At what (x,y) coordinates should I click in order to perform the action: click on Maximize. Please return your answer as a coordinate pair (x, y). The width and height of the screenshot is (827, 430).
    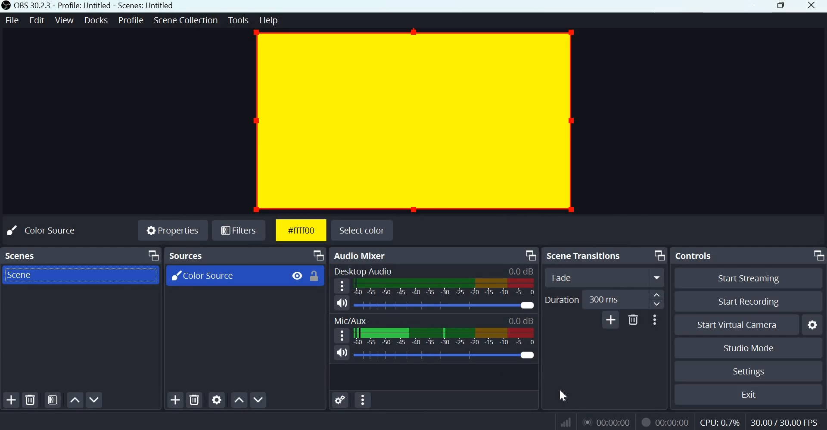
    Looking at the image, I should click on (781, 6).